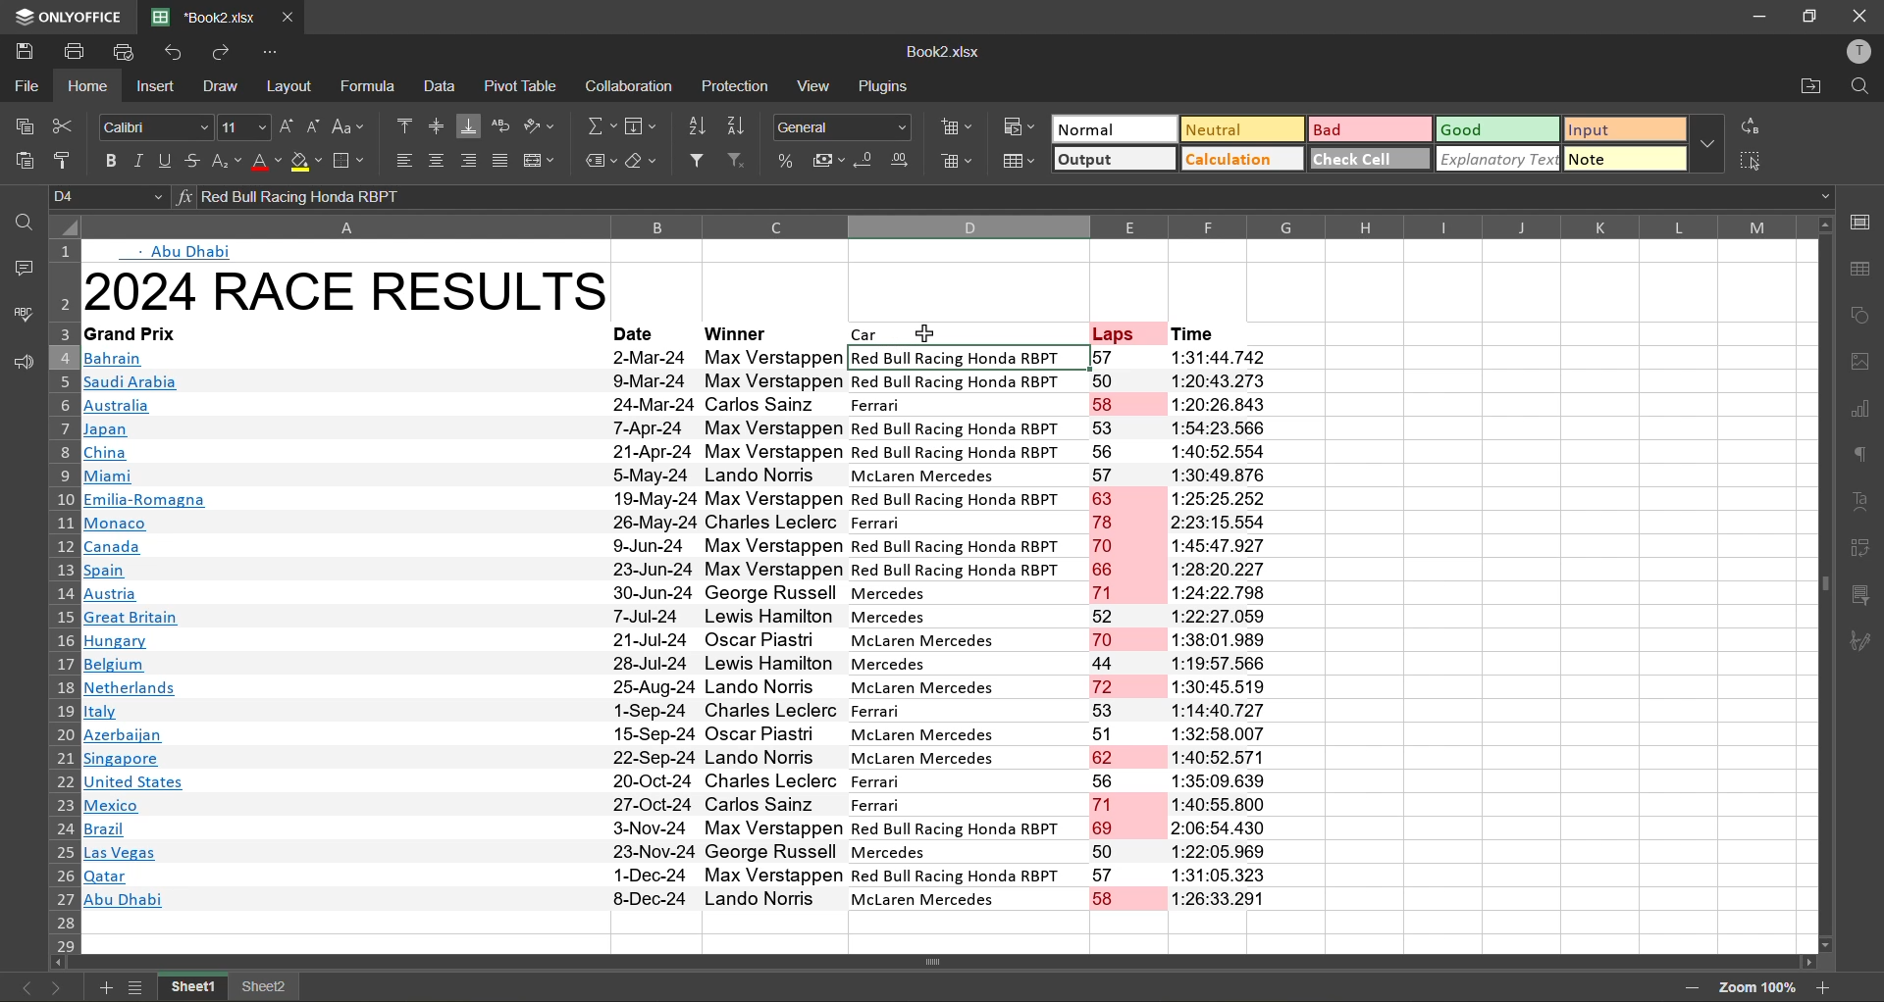 This screenshot has height=1002, width=1884. What do you see at coordinates (1862, 89) in the screenshot?
I see `find` at bounding box center [1862, 89].